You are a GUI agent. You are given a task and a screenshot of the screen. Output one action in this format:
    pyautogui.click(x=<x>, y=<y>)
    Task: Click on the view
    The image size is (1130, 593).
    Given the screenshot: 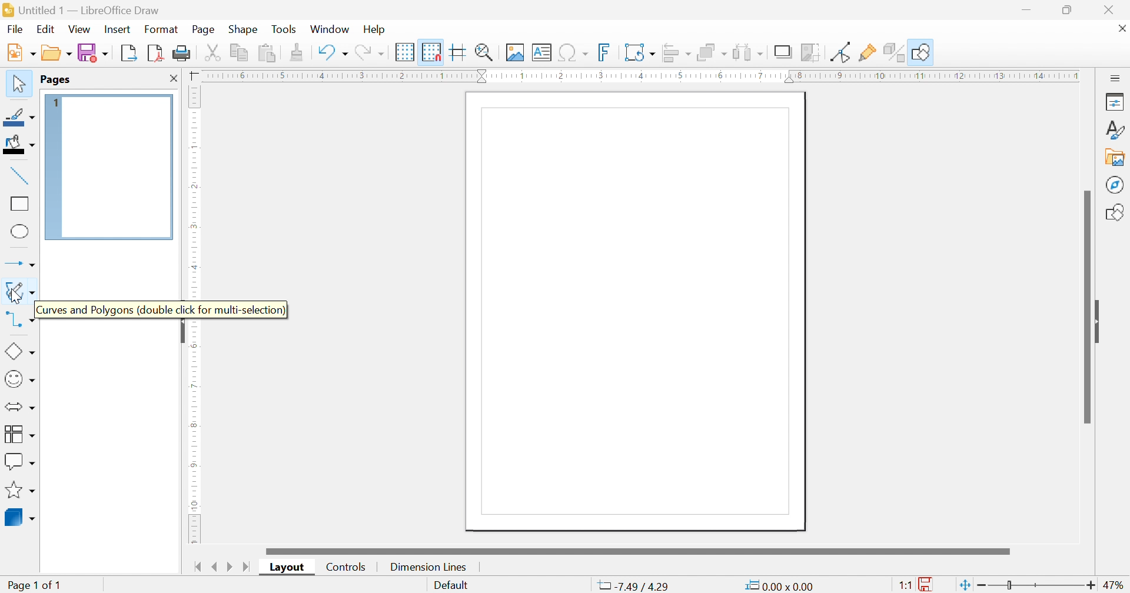 What is the action you would take?
    pyautogui.click(x=79, y=29)
    